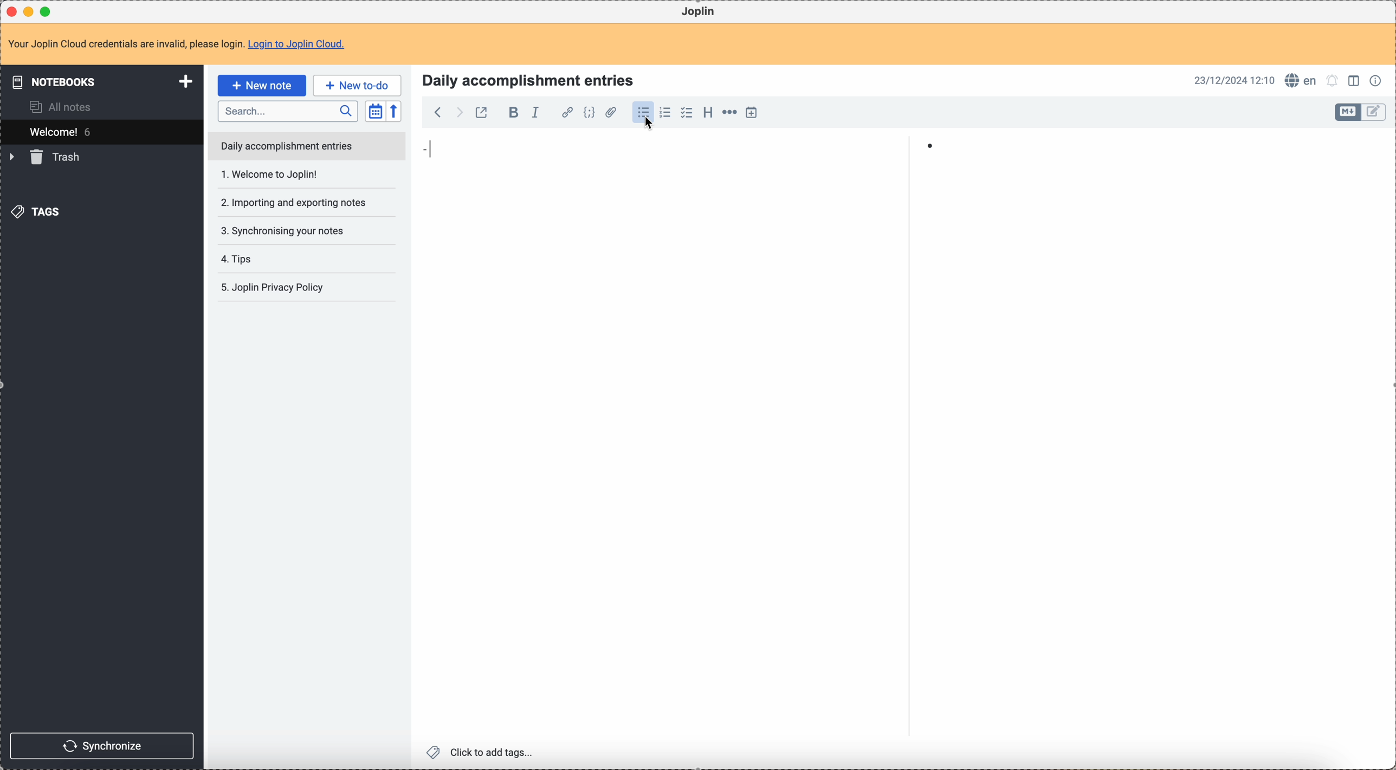 The image size is (1396, 770). Describe the element at coordinates (272, 258) in the screenshot. I see `Joplin privacy policy` at that location.